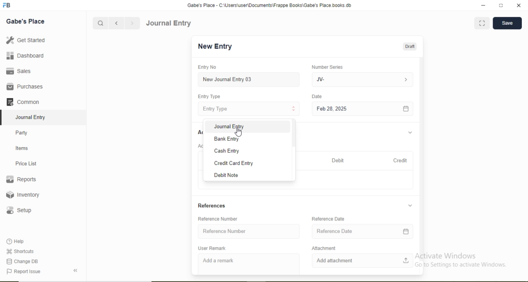 The height and width of the screenshot is (282, 528). What do you see at coordinates (21, 262) in the screenshot?
I see `Change DB` at bounding box center [21, 262].